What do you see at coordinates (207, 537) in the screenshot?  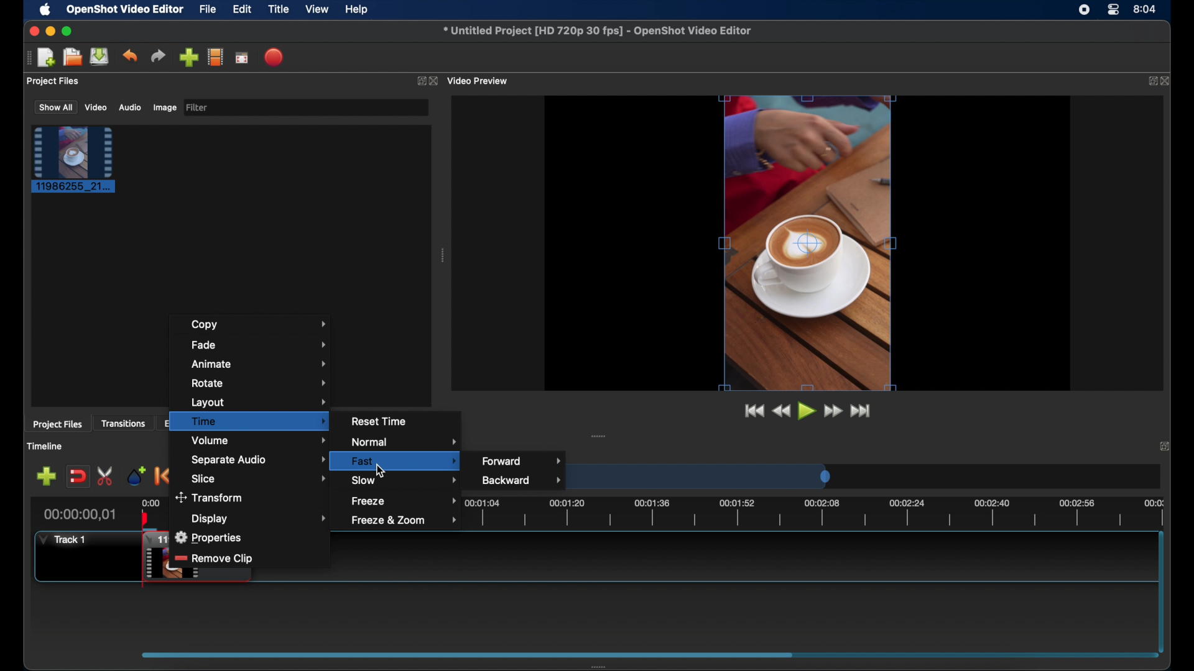 I see `properties` at bounding box center [207, 537].